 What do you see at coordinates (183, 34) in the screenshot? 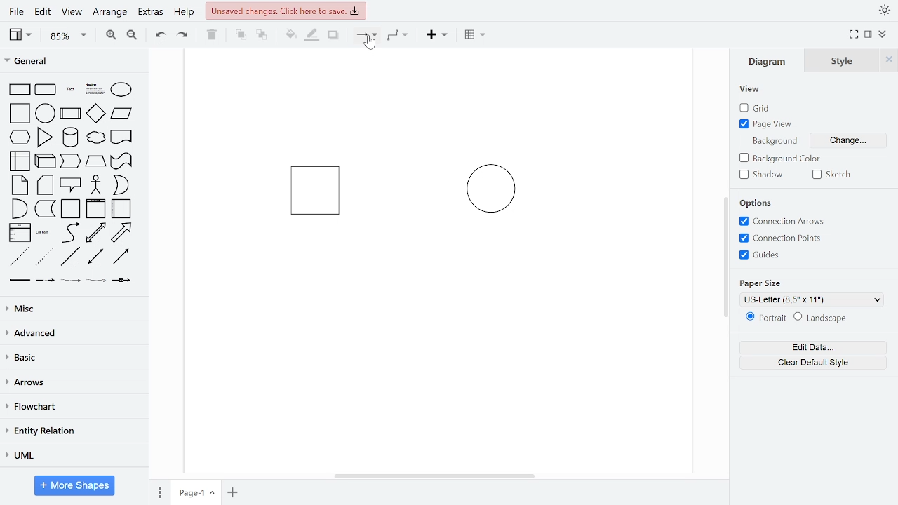
I see `redo` at bounding box center [183, 34].